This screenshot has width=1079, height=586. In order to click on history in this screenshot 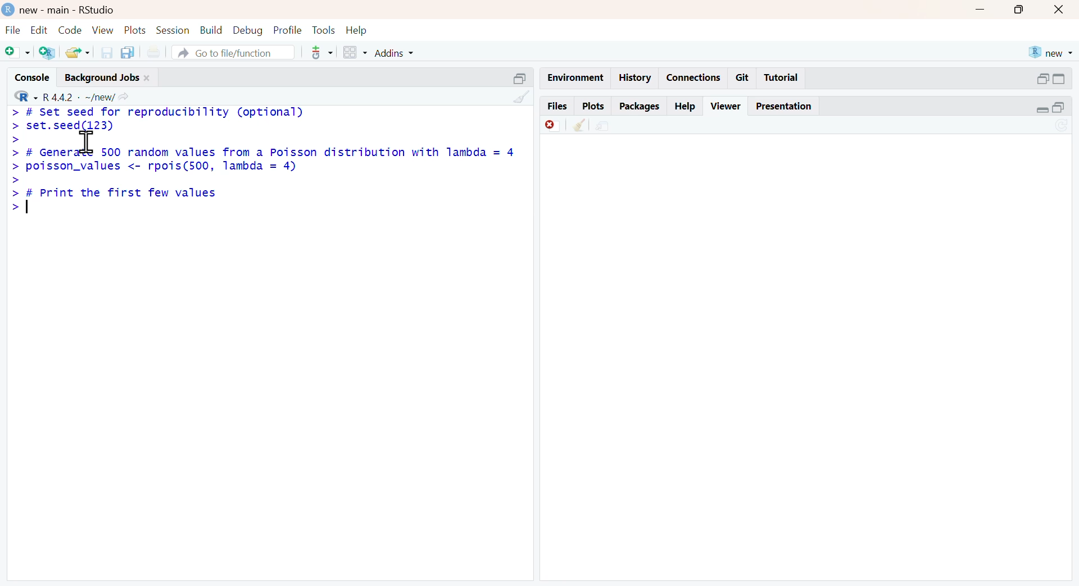, I will do `click(636, 77)`.